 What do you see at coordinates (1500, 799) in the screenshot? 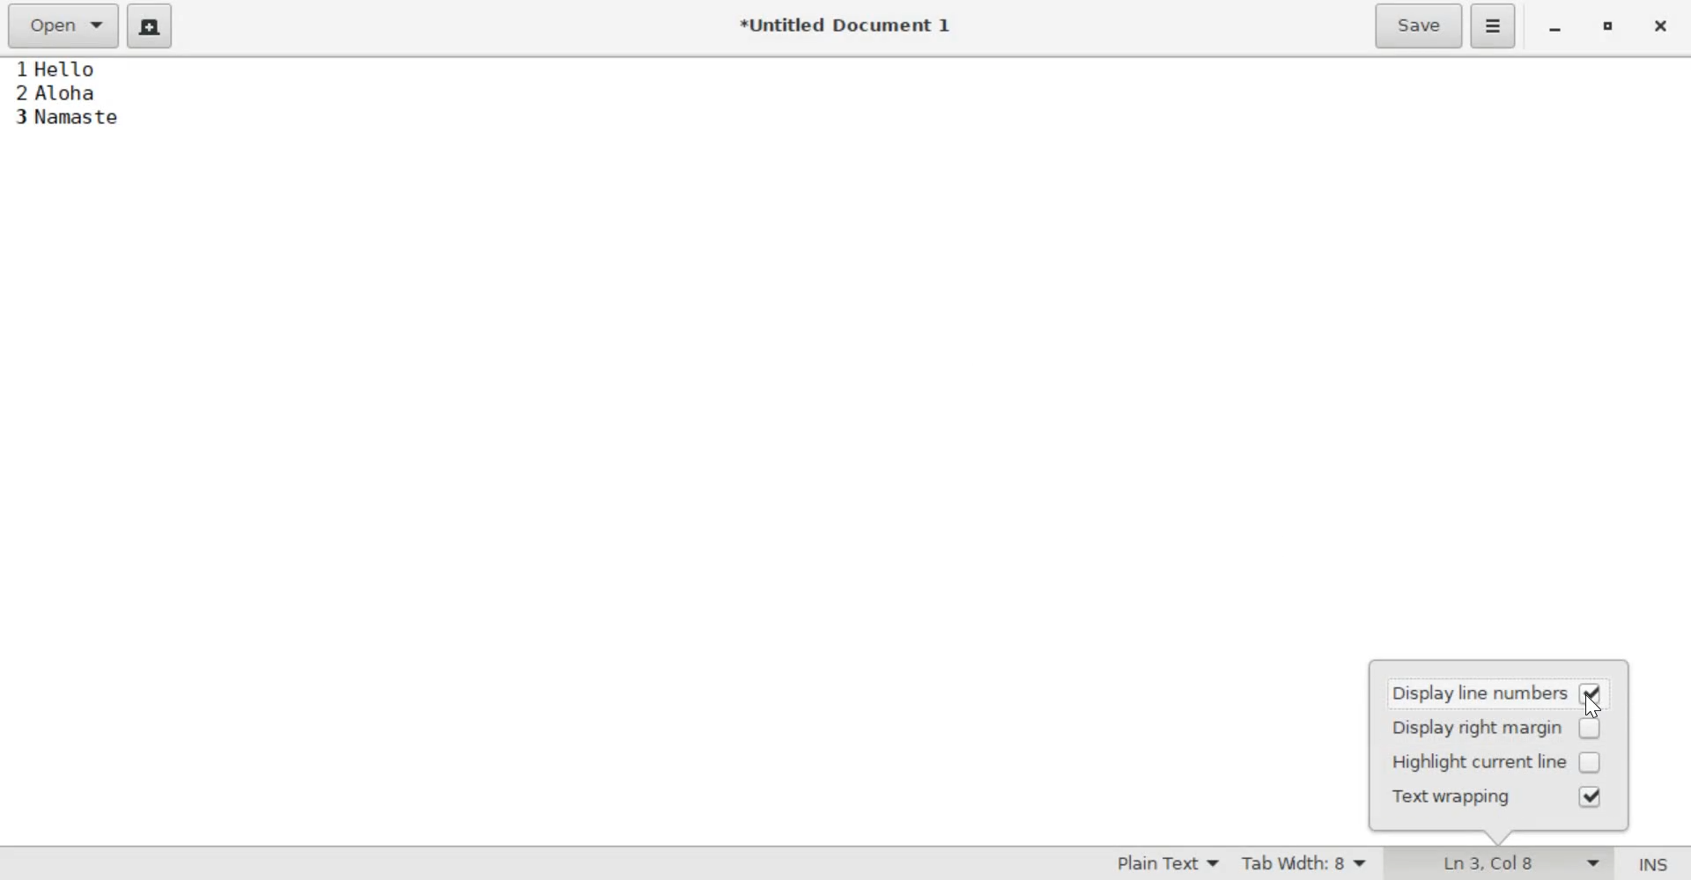
I see `text wrapping` at bounding box center [1500, 799].